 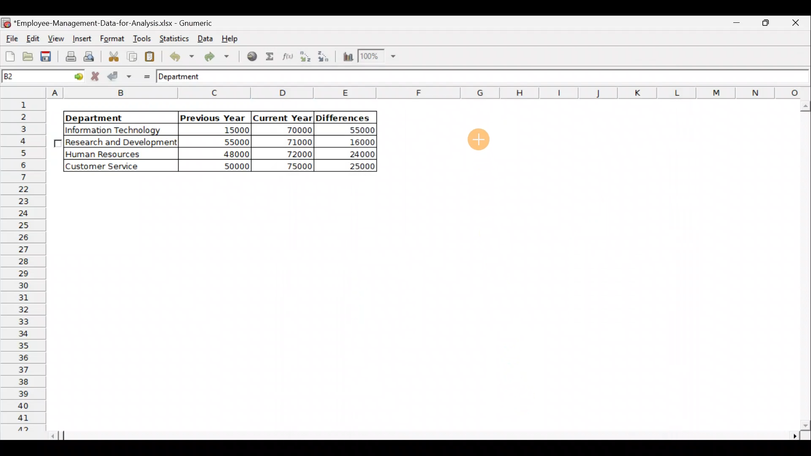 What do you see at coordinates (291, 130) in the screenshot?
I see `70000` at bounding box center [291, 130].